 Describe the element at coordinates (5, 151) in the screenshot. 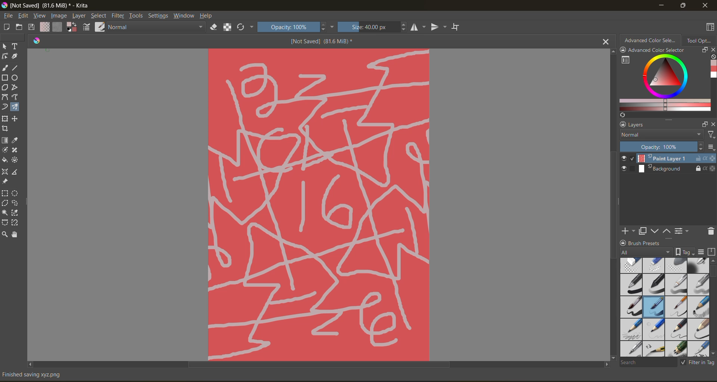

I see `tool` at that location.